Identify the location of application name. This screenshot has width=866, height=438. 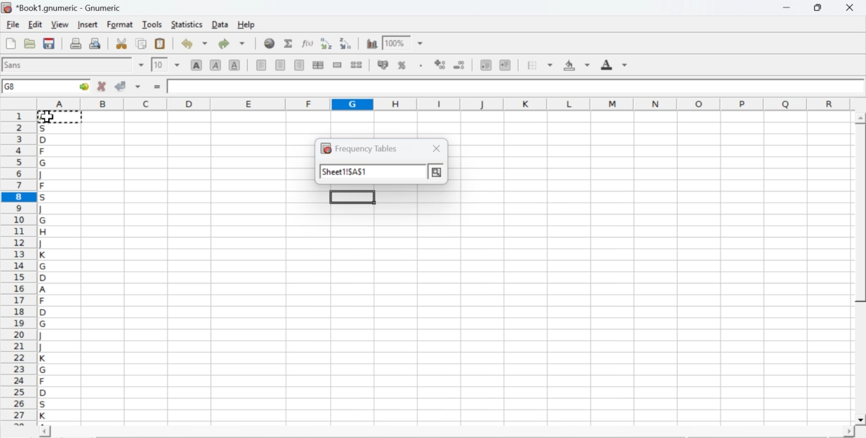
(64, 6).